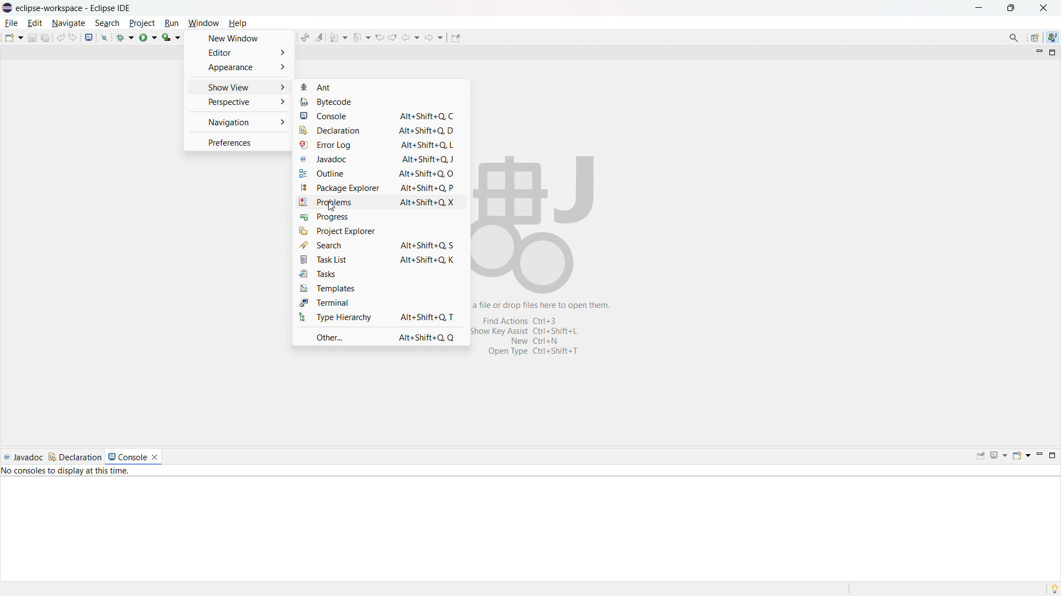  Describe the element at coordinates (392, 36) in the screenshot. I see `view next location` at that location.